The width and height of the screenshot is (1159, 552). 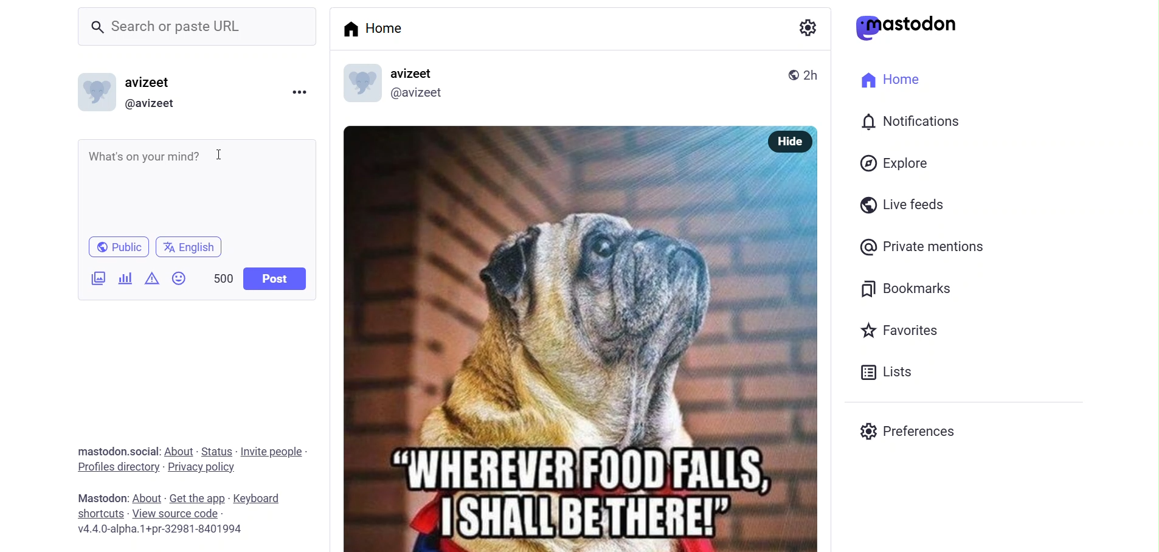 What do you see at coordinates (99, 513) in the screenshot?
I see `shortcut` at bounding box center [99, 513].